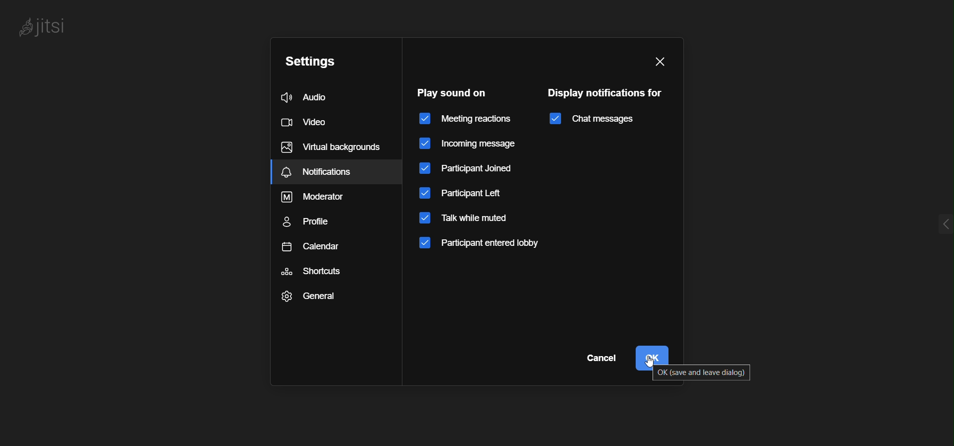 This screenshot has height=446, width=954. Describe the element at coordinates (466, 118) in the screenshot. I see `meeting reactions` at that location.